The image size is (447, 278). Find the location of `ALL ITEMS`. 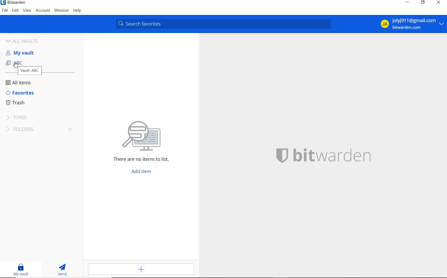

ALL ITEMS is located at coordinates (20, 83).